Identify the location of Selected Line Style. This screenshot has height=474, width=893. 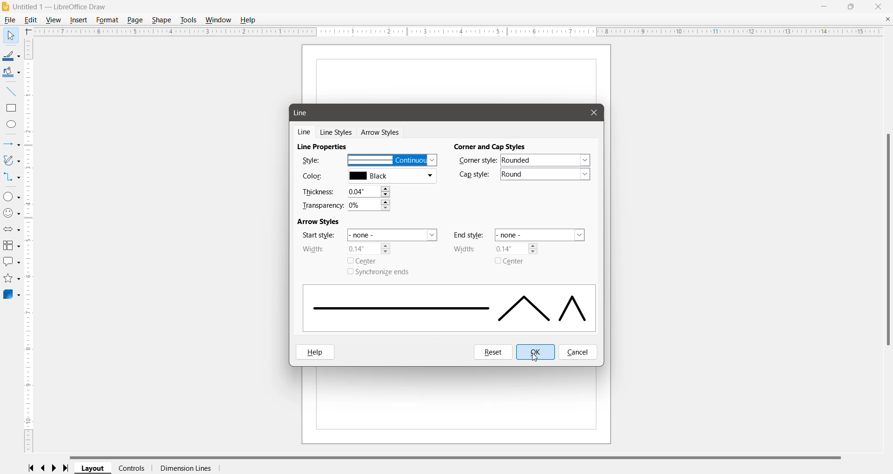
(393, 160).